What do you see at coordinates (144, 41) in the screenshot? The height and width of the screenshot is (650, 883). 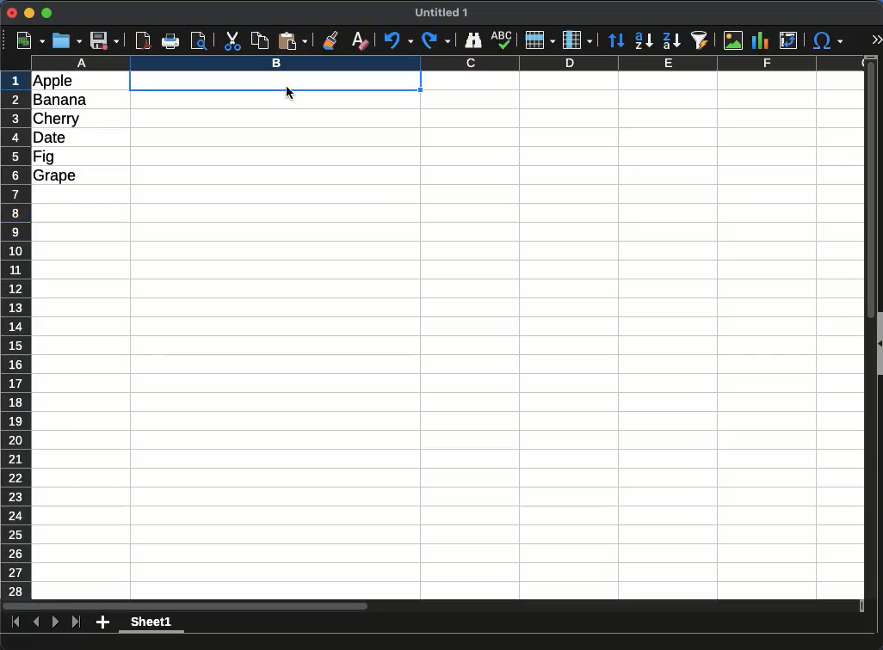 I see `pdf viewer` at bounding box center [144, 41].